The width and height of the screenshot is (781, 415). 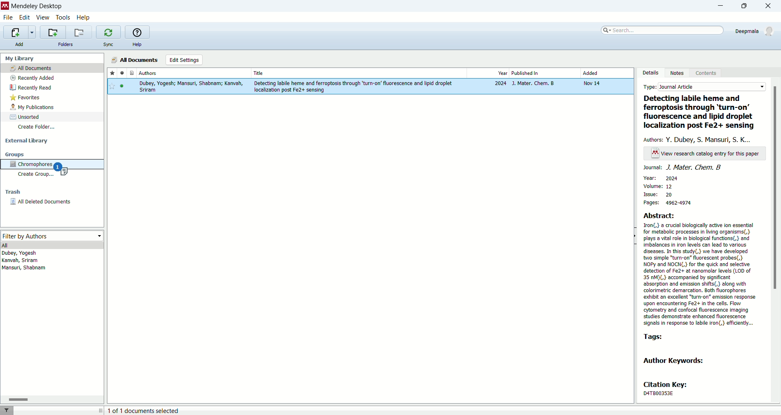 What do you see at coordinates (705, 87) in the screenshot?
I see `type` at bounding box center [705, 87].